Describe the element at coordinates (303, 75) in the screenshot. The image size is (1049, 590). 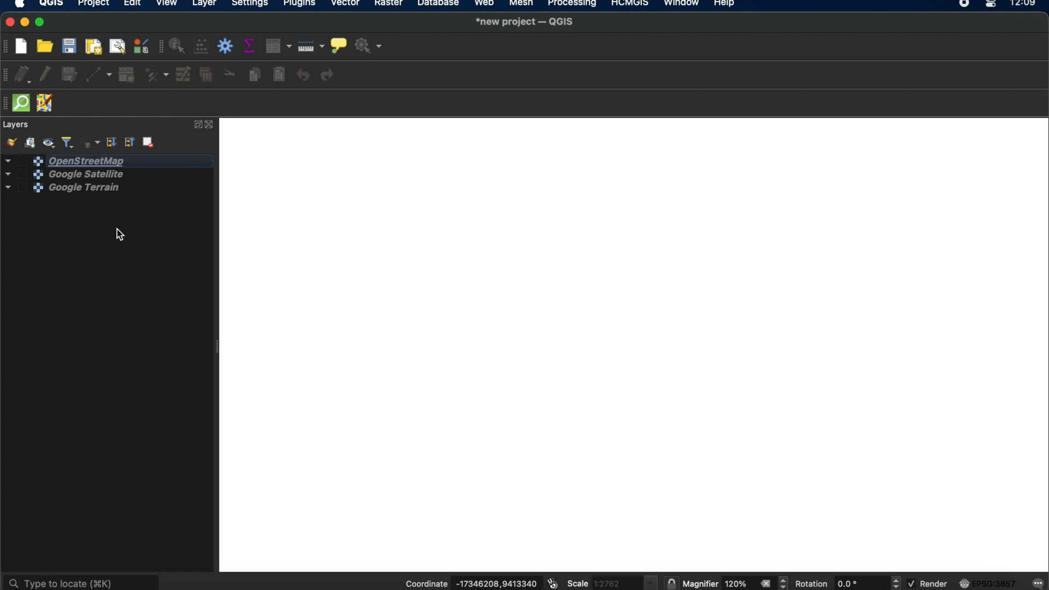
I see `undo` at that location.